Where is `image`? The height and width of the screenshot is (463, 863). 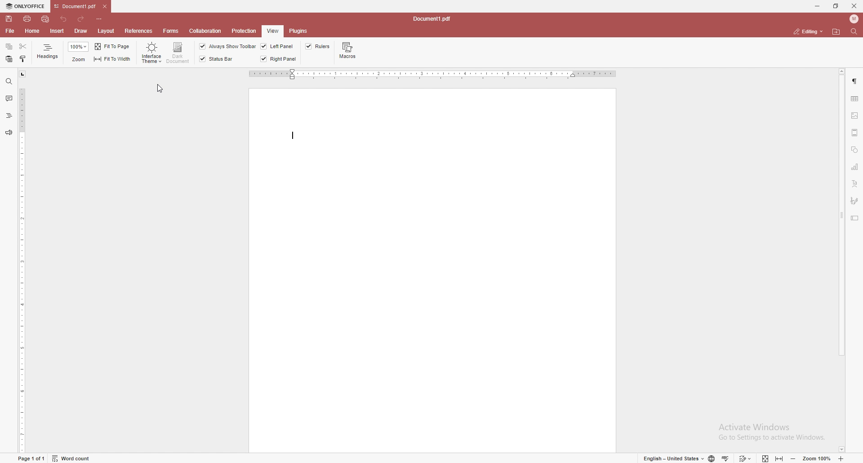 image is located at coordinates (855, 116).